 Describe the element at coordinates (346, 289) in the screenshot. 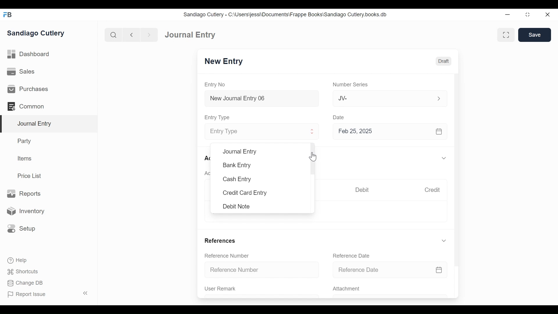

I see `Attachment` at that location.